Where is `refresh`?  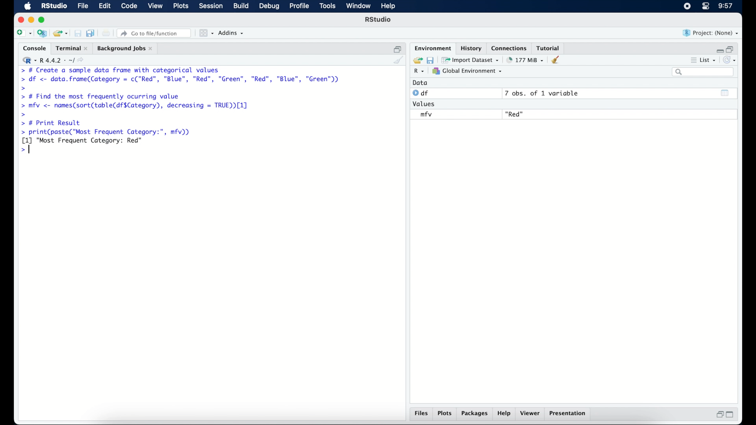 refresh is located at coordinates (730, 59).